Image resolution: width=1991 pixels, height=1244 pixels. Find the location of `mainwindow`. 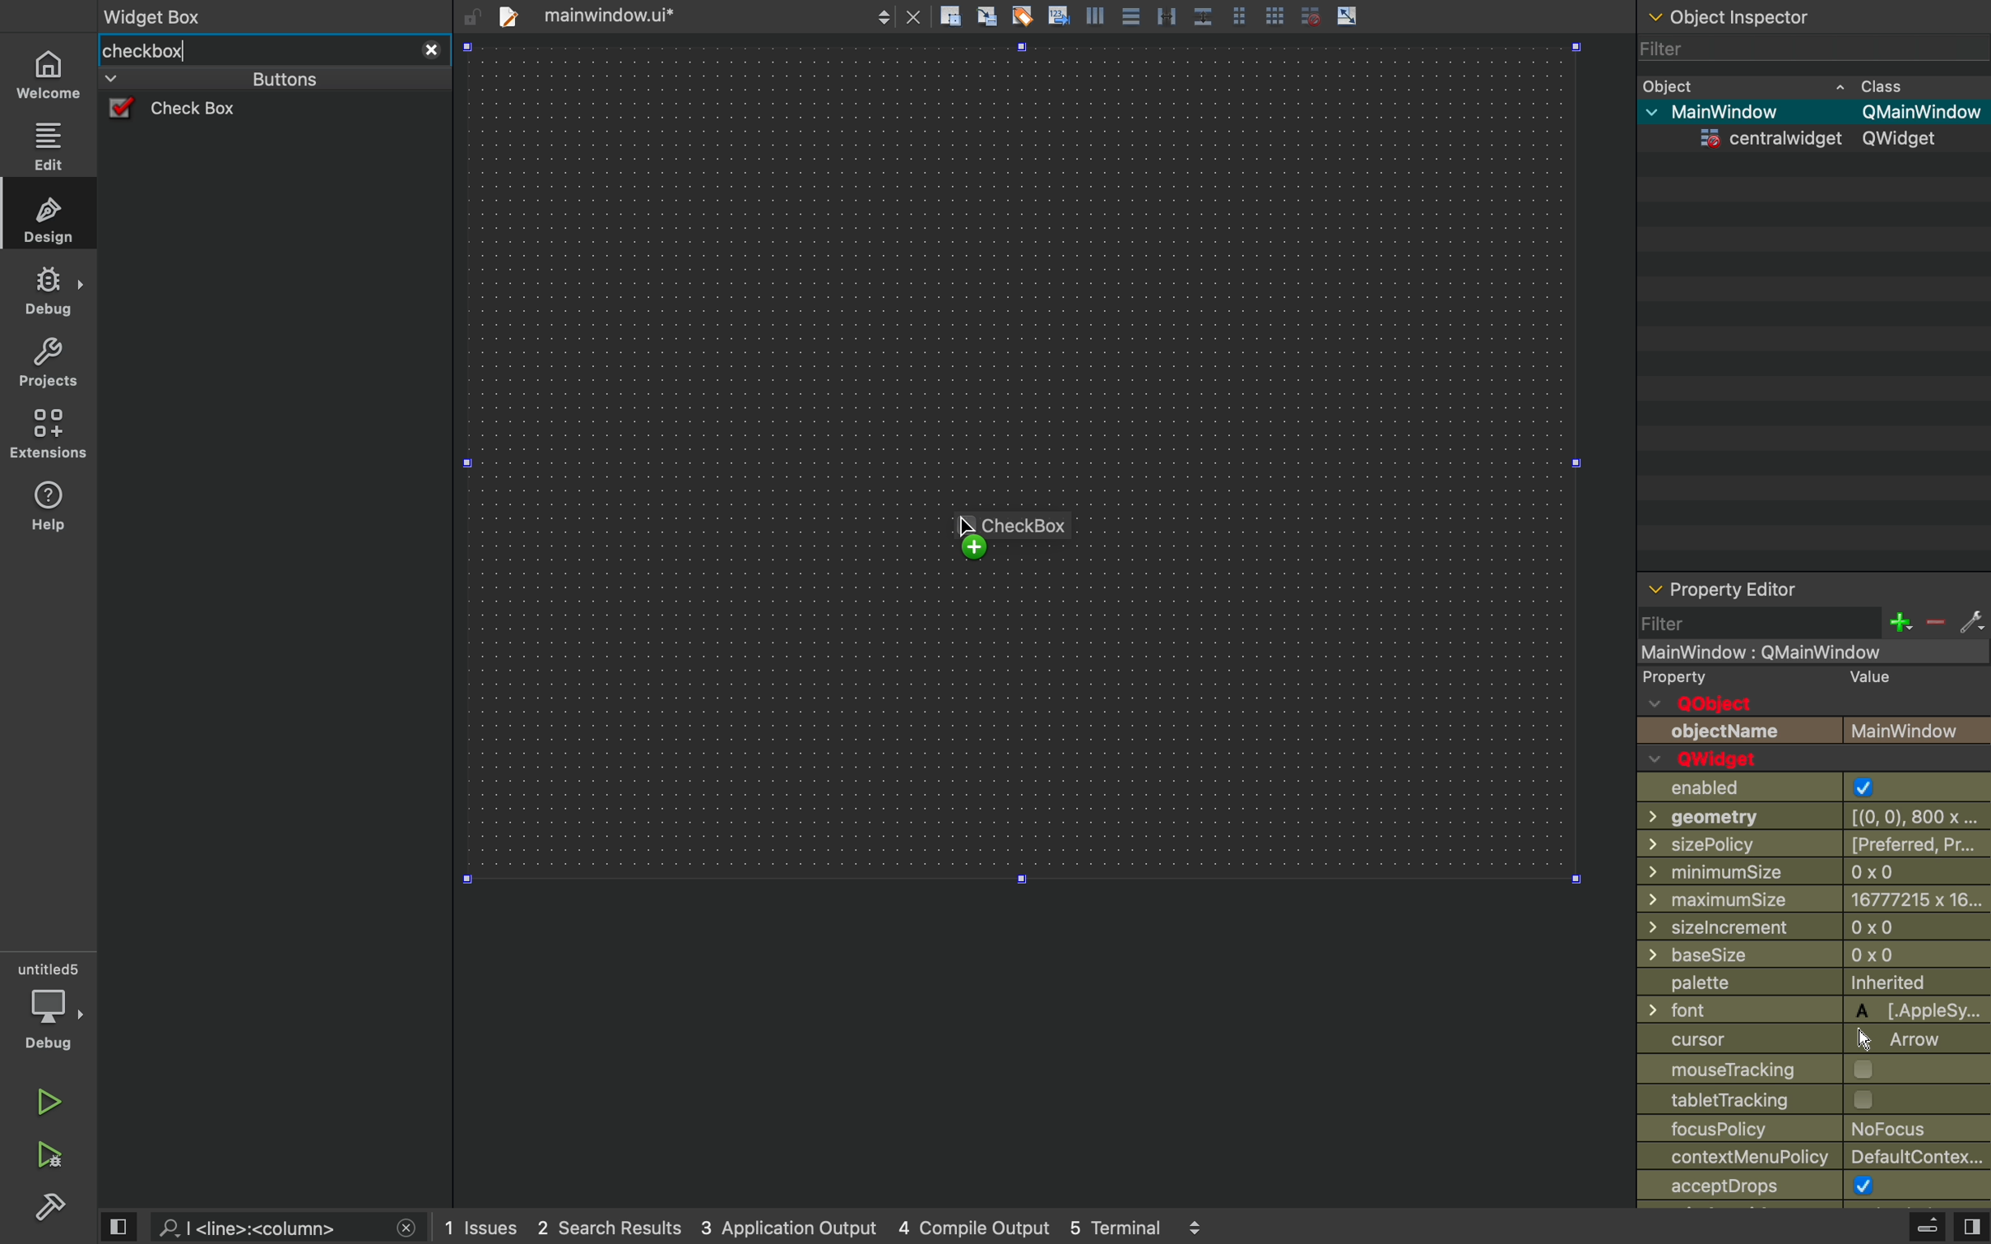

mainwindow is located at coordinates (1791, 653).